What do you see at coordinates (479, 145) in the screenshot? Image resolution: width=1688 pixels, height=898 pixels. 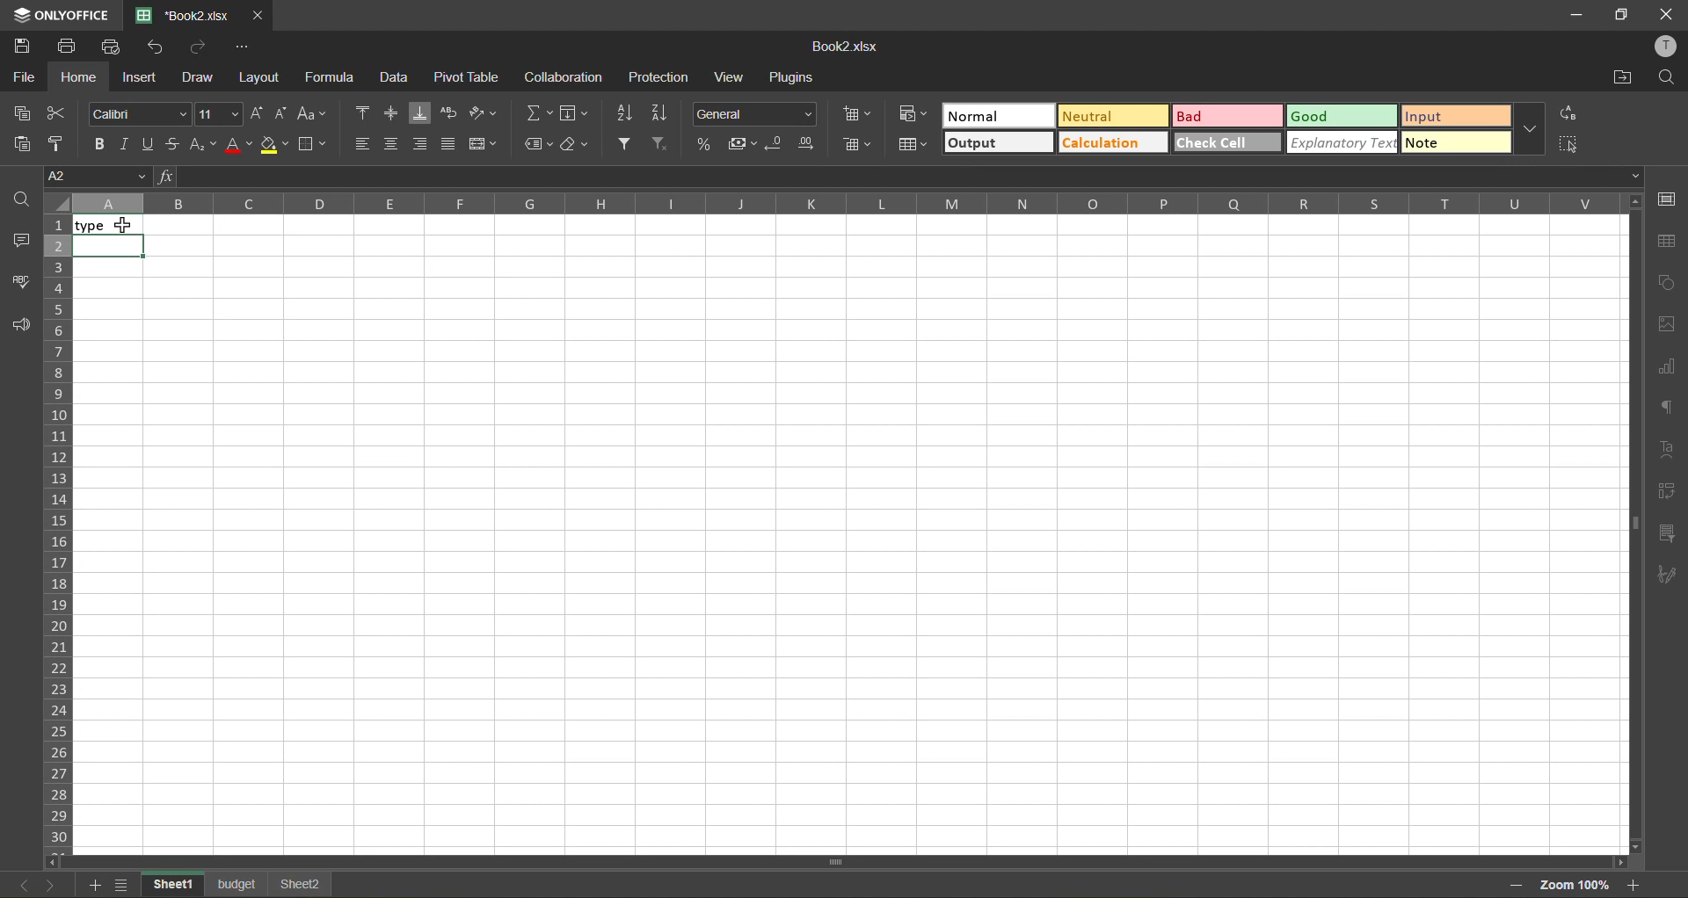 I see `merge and center` at bounding box center [479, 145].